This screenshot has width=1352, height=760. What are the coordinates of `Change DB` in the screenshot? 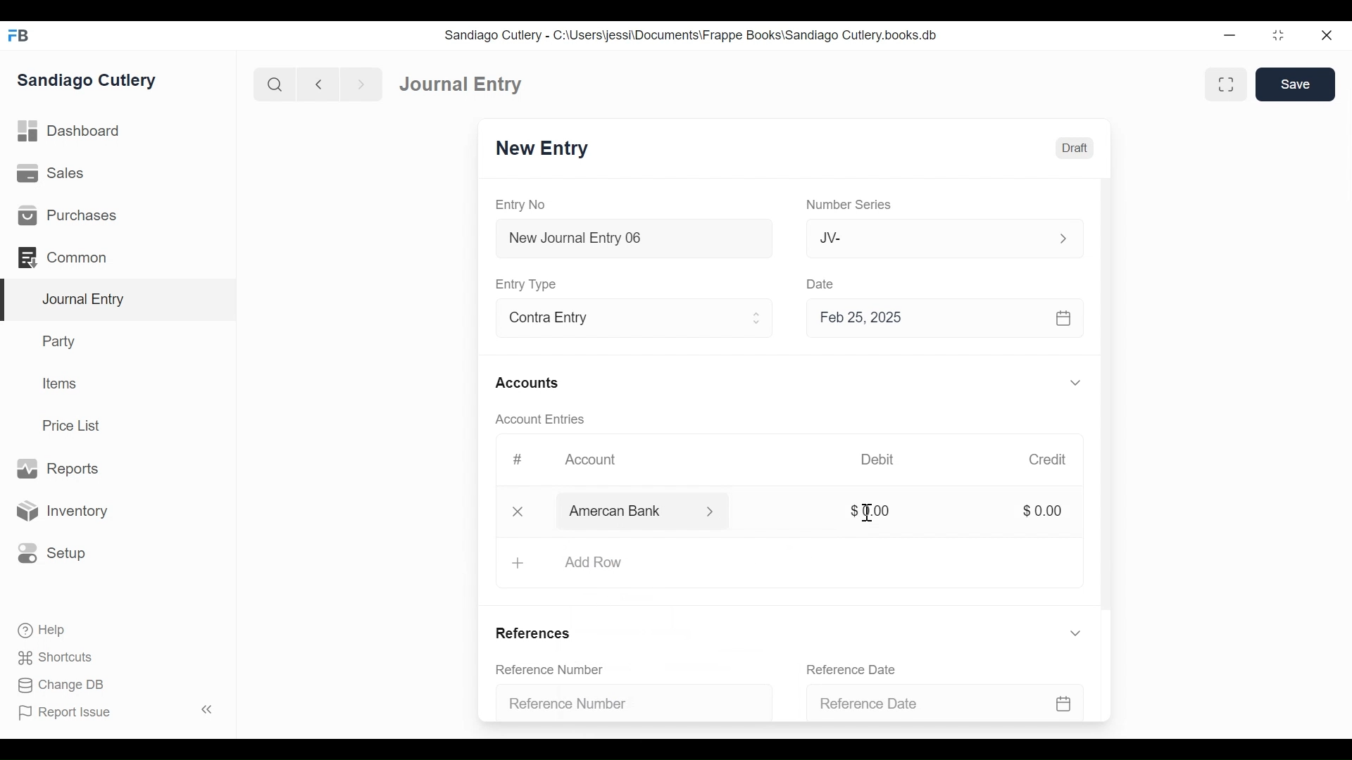 It's located at (63, 687).